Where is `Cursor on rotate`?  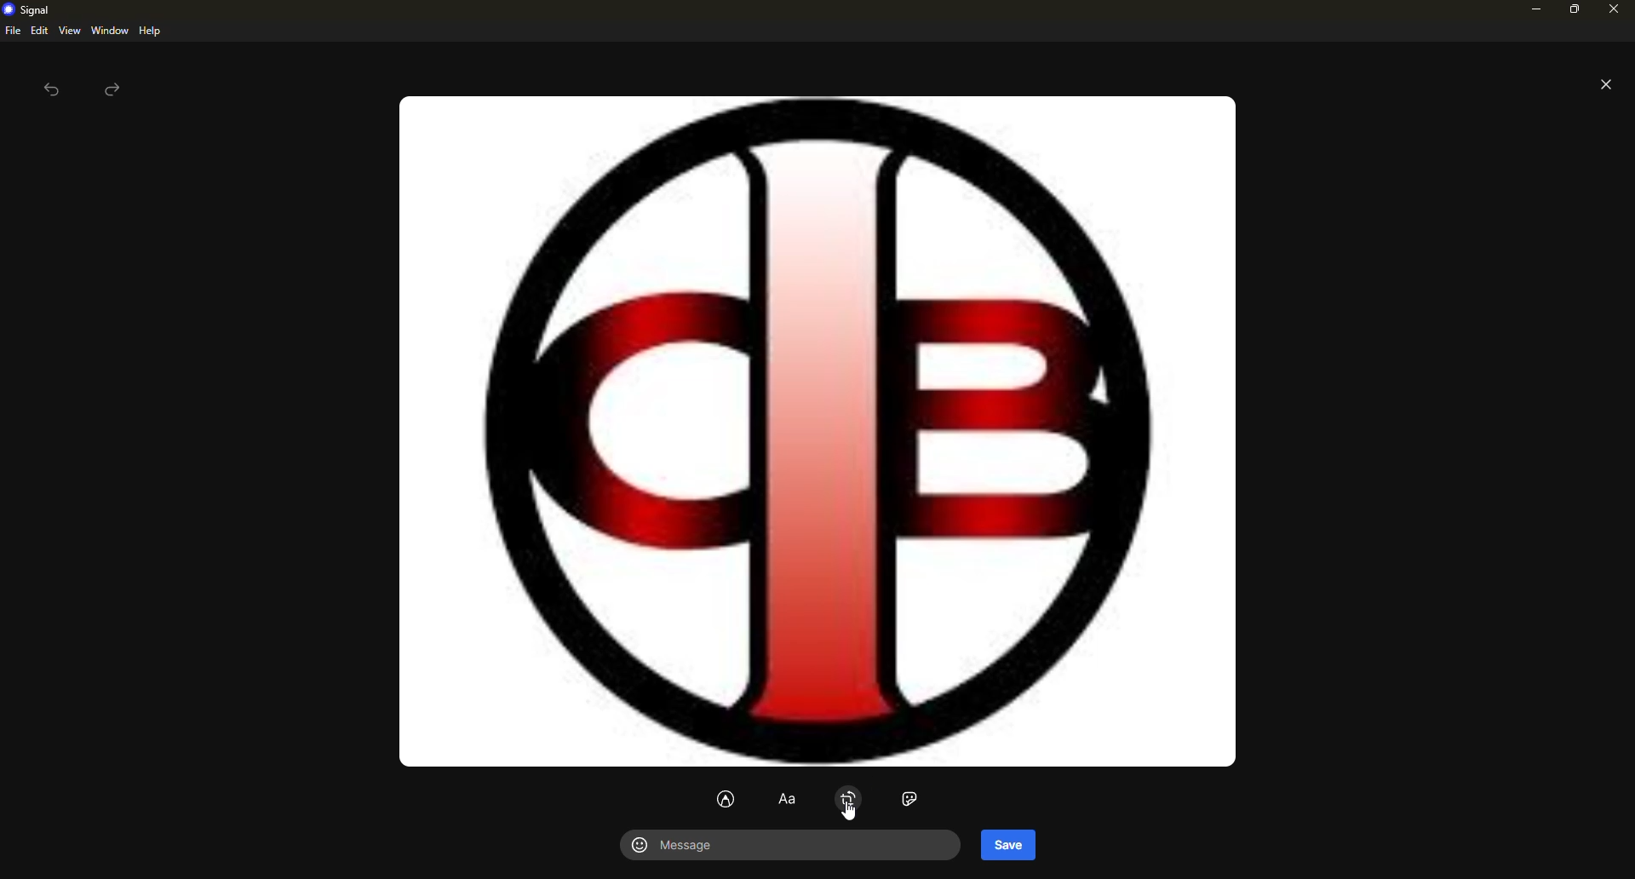
Cursor on rotate is located at coordinates (850, 806).